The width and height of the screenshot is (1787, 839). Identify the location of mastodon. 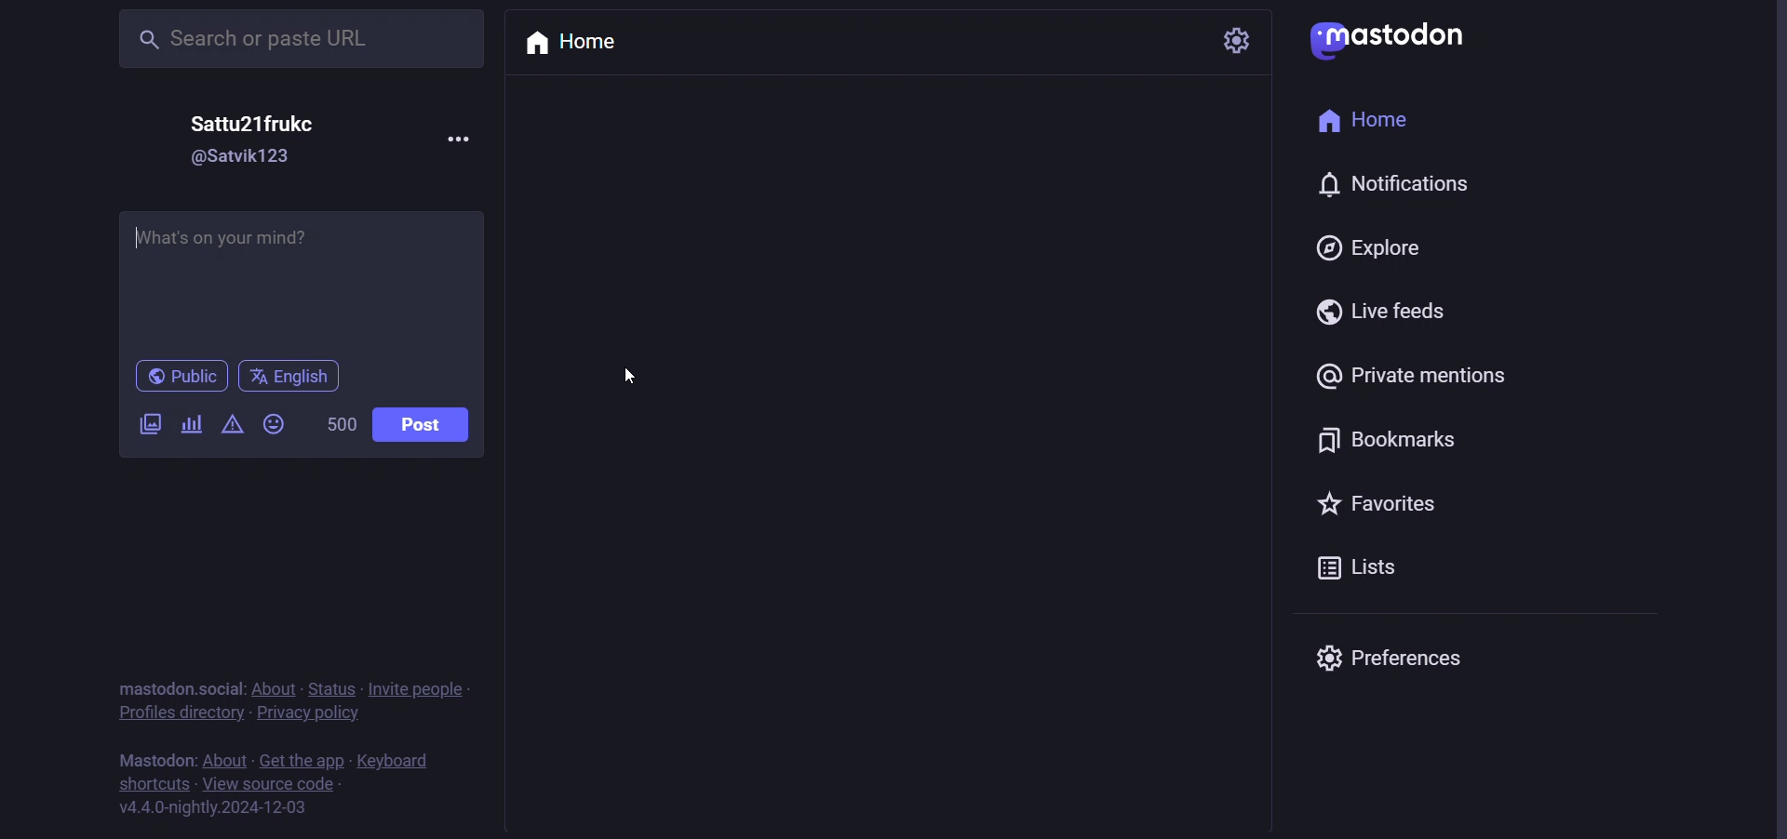
(1389, 42).